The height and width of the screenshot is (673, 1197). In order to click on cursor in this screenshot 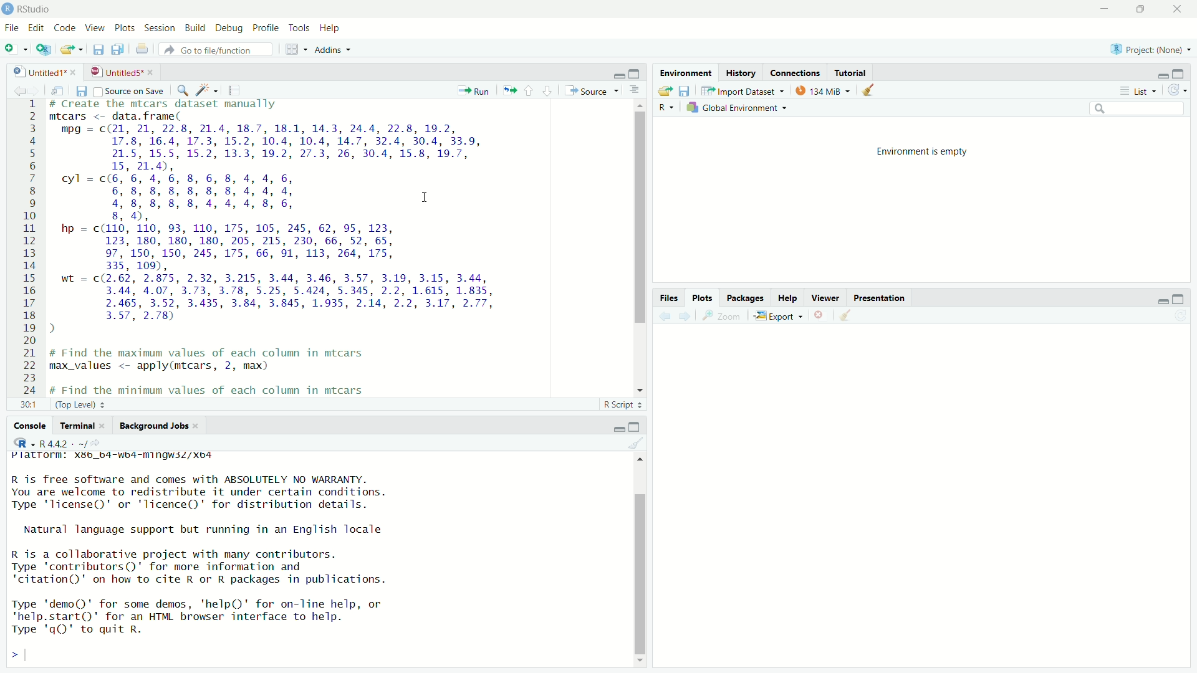, I will do `click(428, 199)`.